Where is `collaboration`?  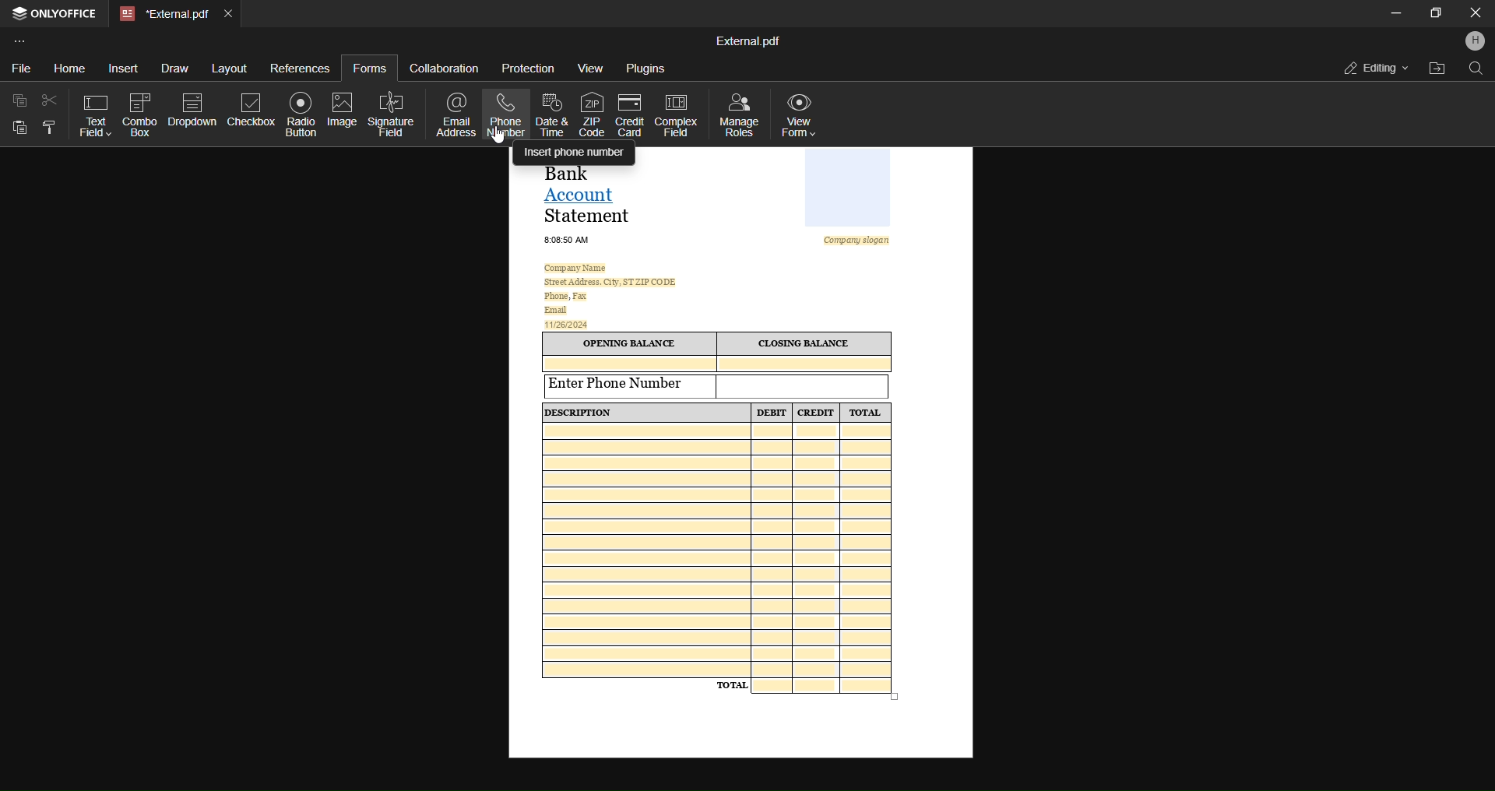 collaboration is located at coordinates (445, 66).